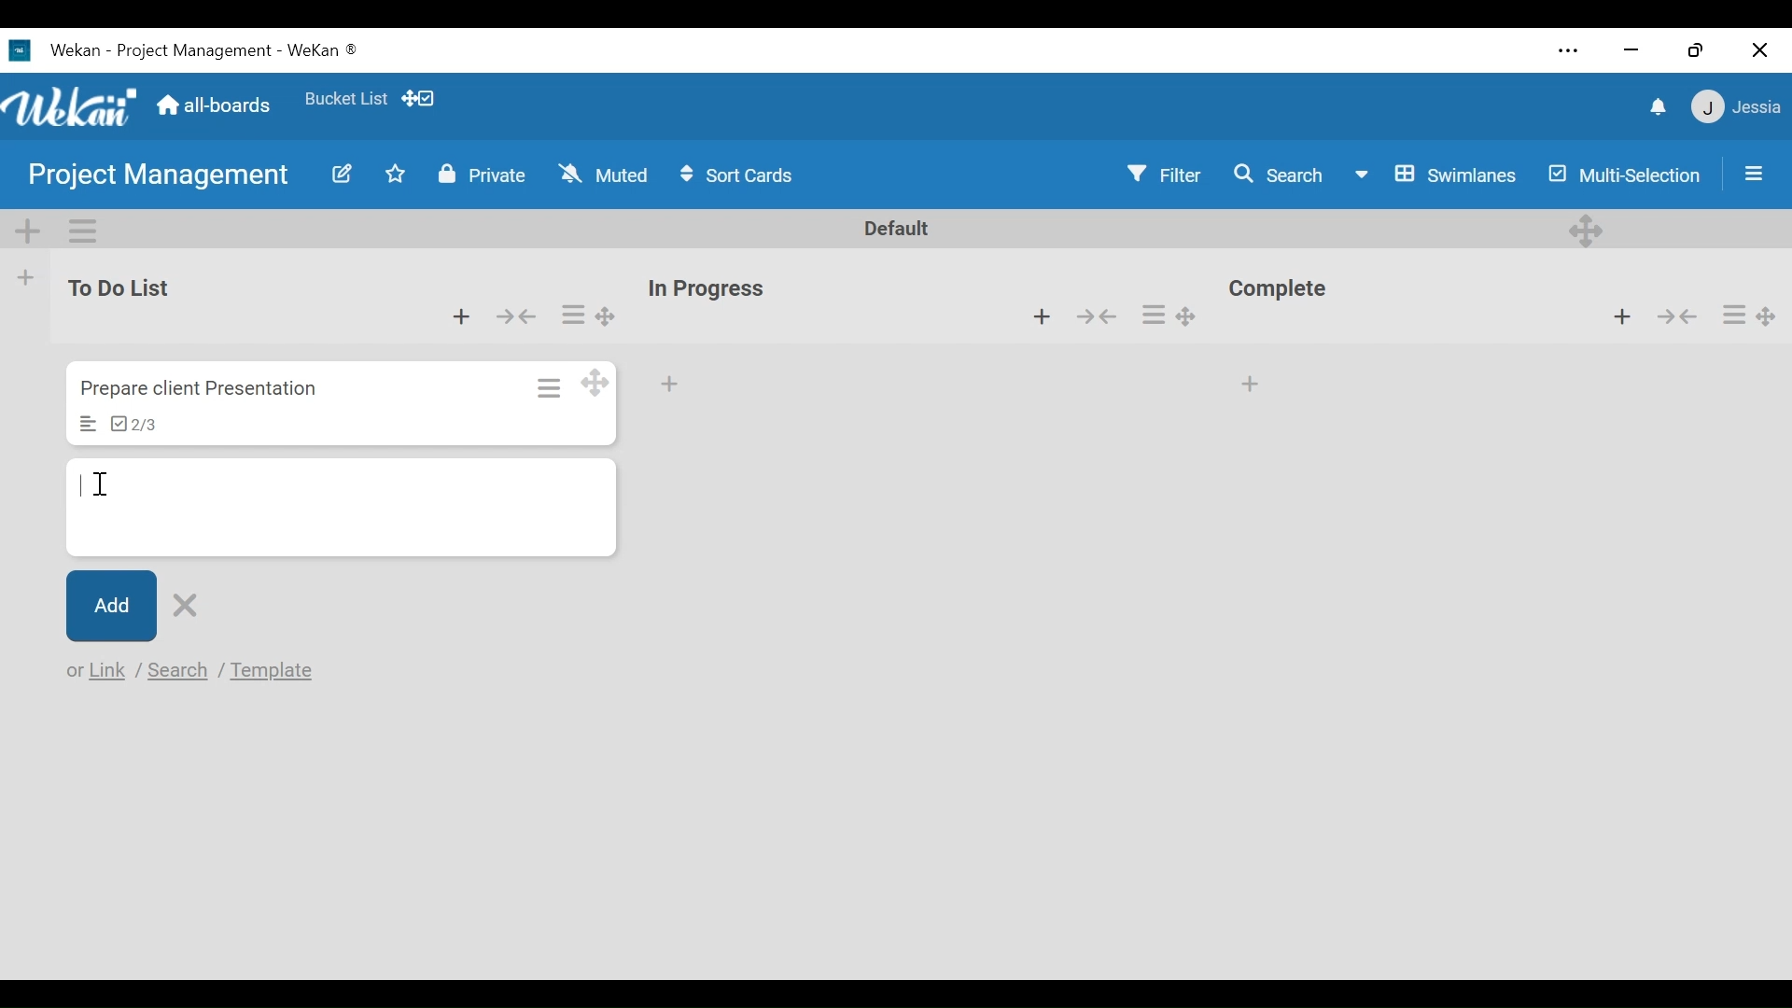 The width and height of the screenshot is (1792, 1008). What do you see at coordinates (1197, 313) in the screenshot?
I see `Desktop drag handle` at bounding box center [1197, 313].